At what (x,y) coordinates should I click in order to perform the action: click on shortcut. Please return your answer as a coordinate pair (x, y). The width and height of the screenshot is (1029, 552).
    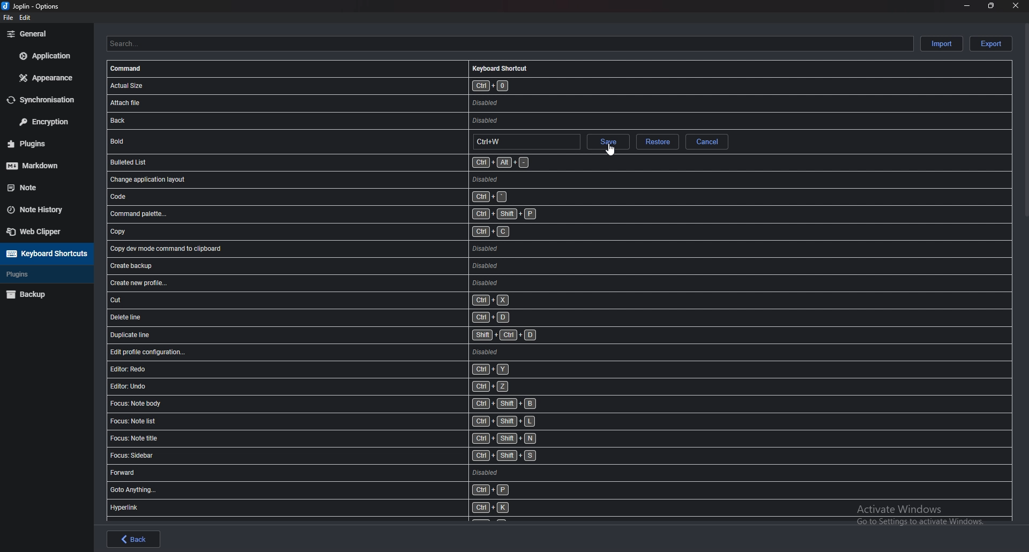
    Looking at the image, I should click on (357, 490).